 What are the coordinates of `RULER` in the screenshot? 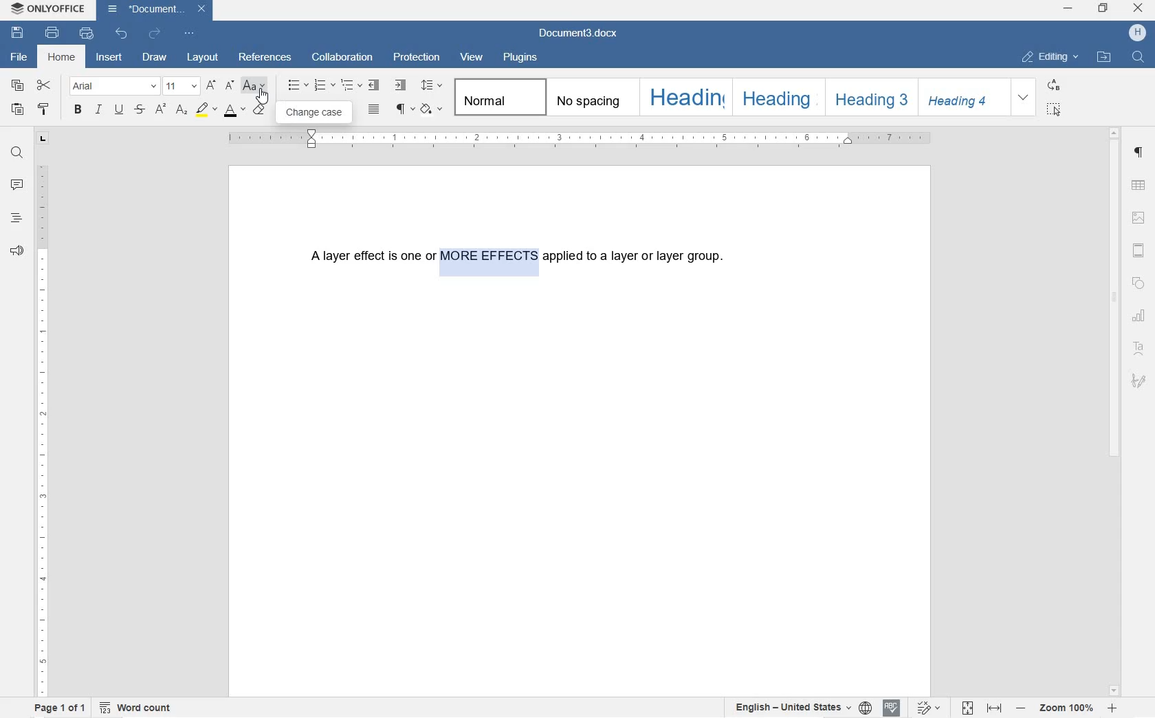 It's located at (580, 140).